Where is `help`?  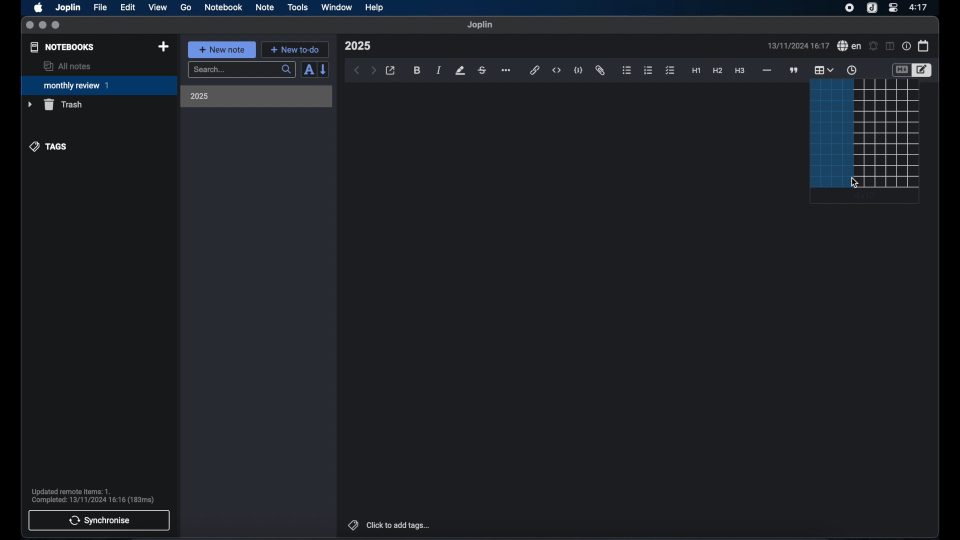
help is located at coordinates (375, 7).